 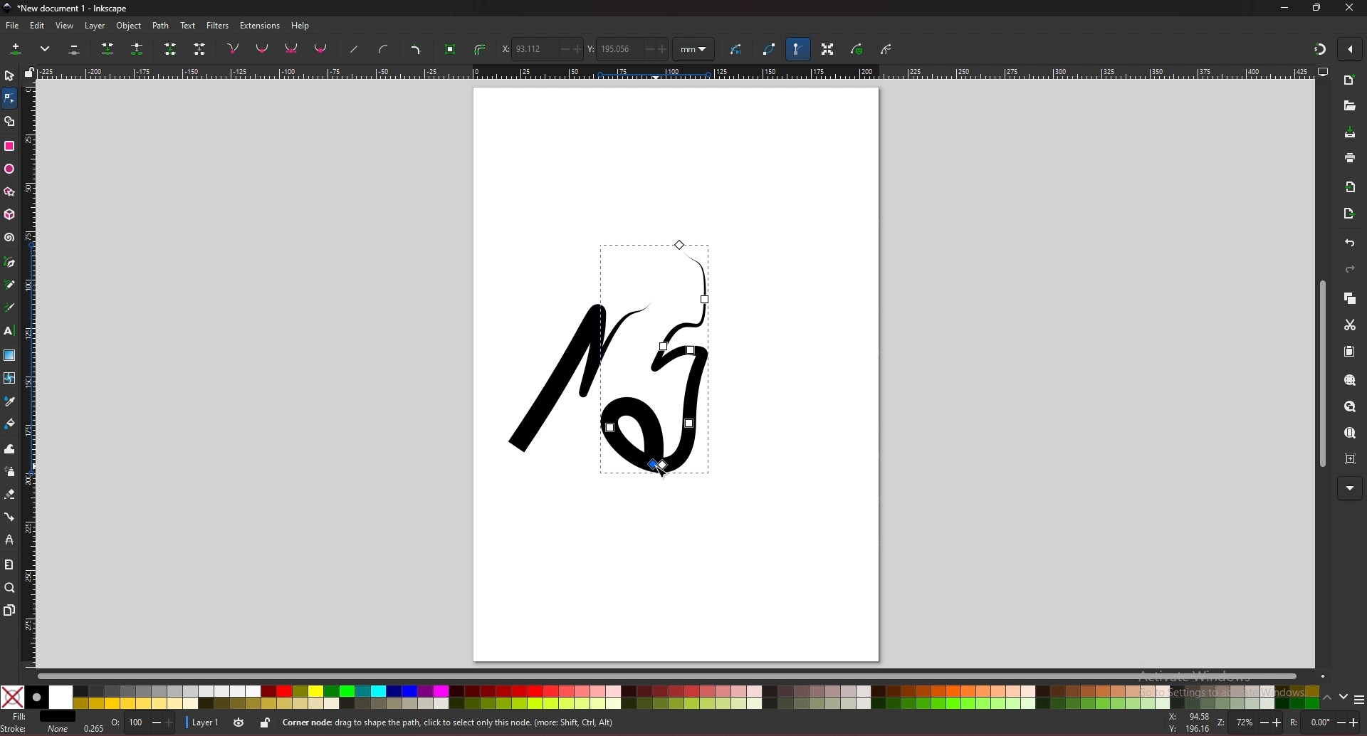 I want to click on minimize, so click(x=1285, y=8).